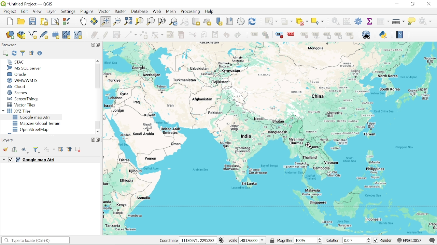 The image size is (437, 245). What do you see at coordinates (22, 105) in the screenshot?
I see `Vector tiles` at bounding box center [22, 105].